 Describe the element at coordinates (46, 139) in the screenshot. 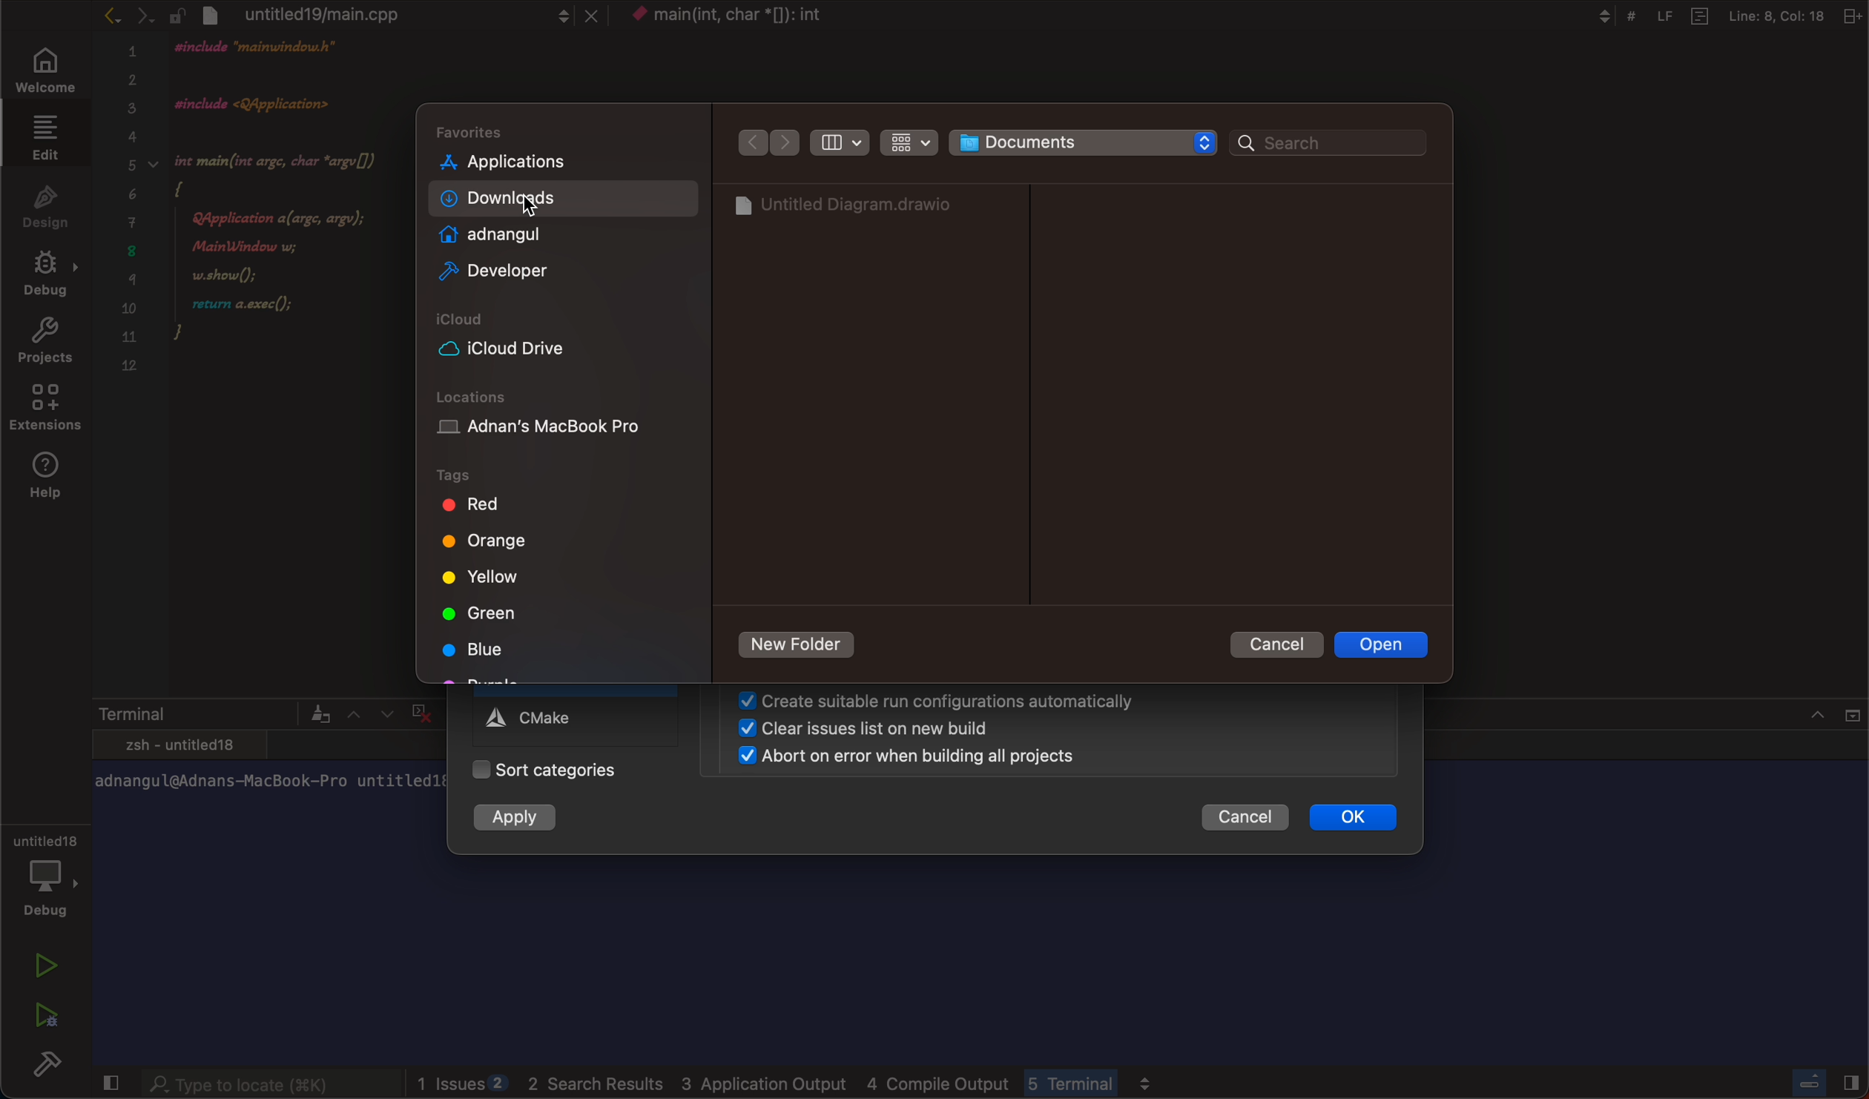

I see `edit` at that location.